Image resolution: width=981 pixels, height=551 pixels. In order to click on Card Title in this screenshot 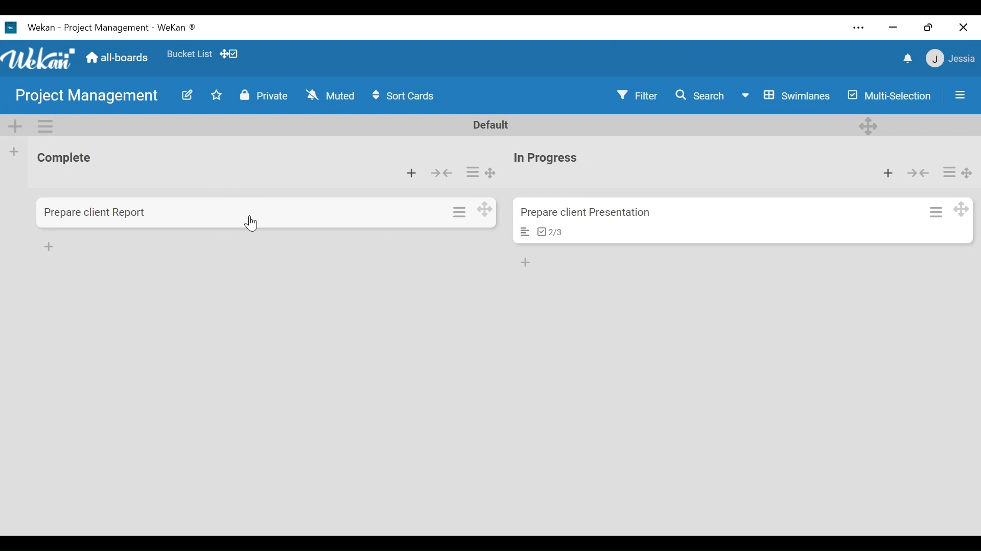, I will do `click(585, 213)`.